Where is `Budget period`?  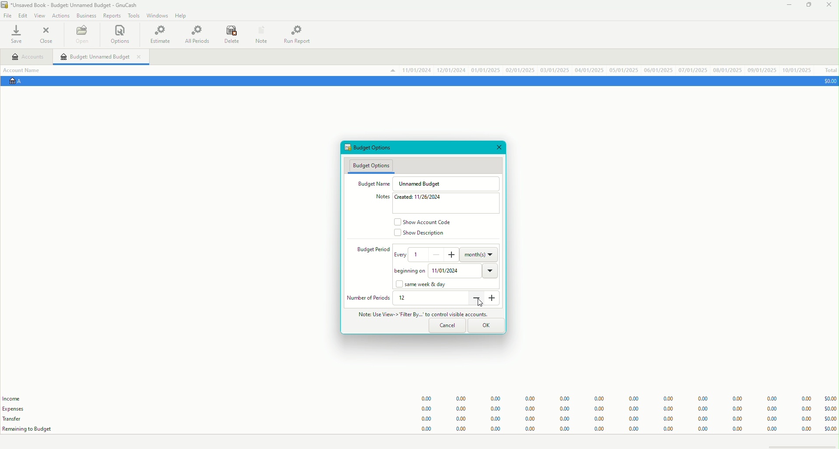
Budget period is located at coordinates (368, 250).